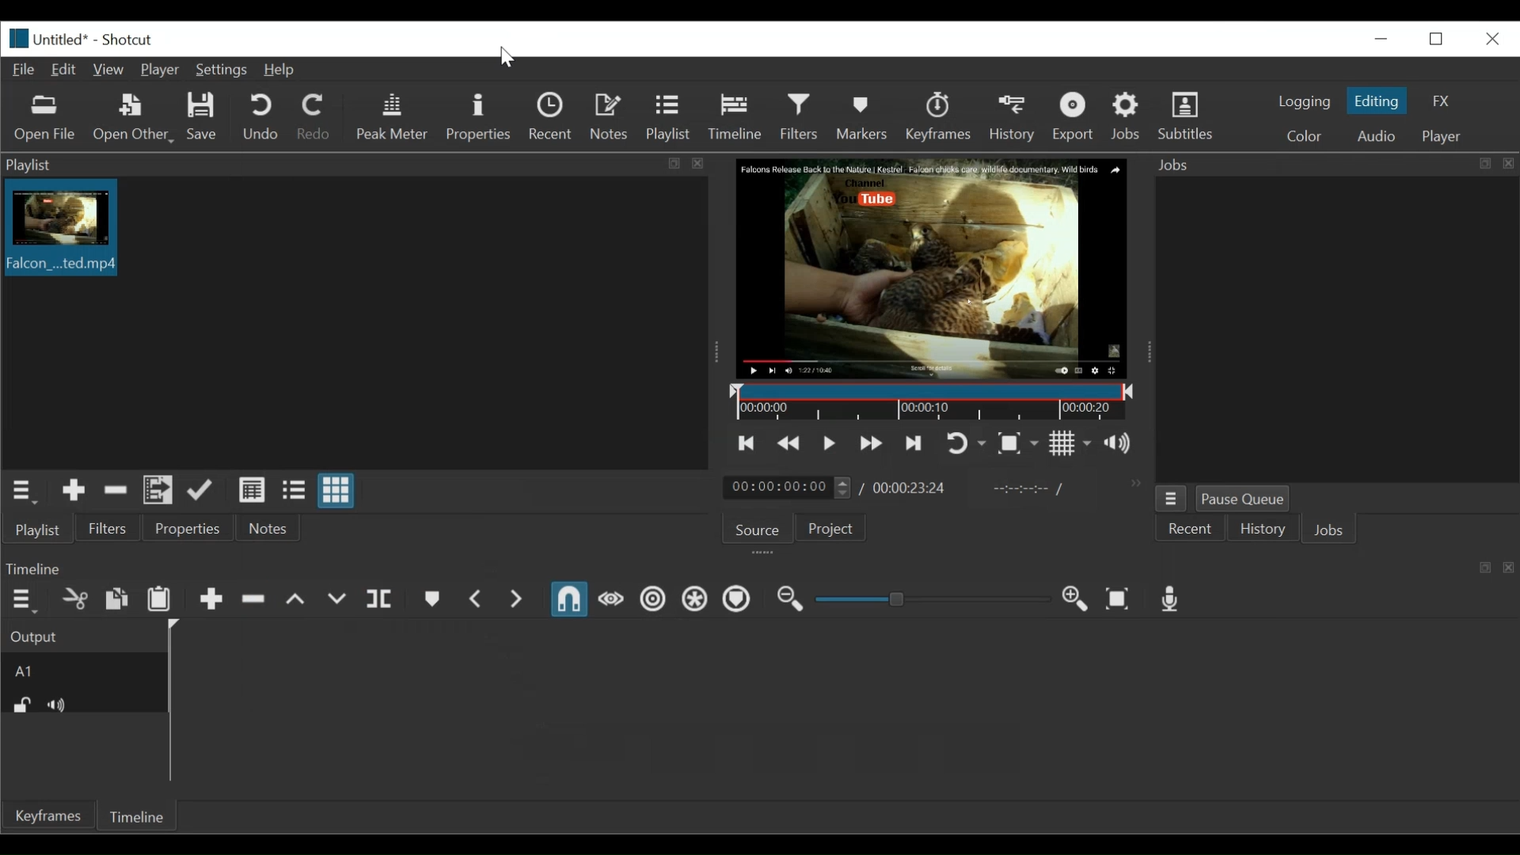 The height and width of the screenshot is (855, 1520). What do you see at coordinates (159, 491) in the screenshot?
I see `Add files to the playlist` at bounding box center [159, 491].